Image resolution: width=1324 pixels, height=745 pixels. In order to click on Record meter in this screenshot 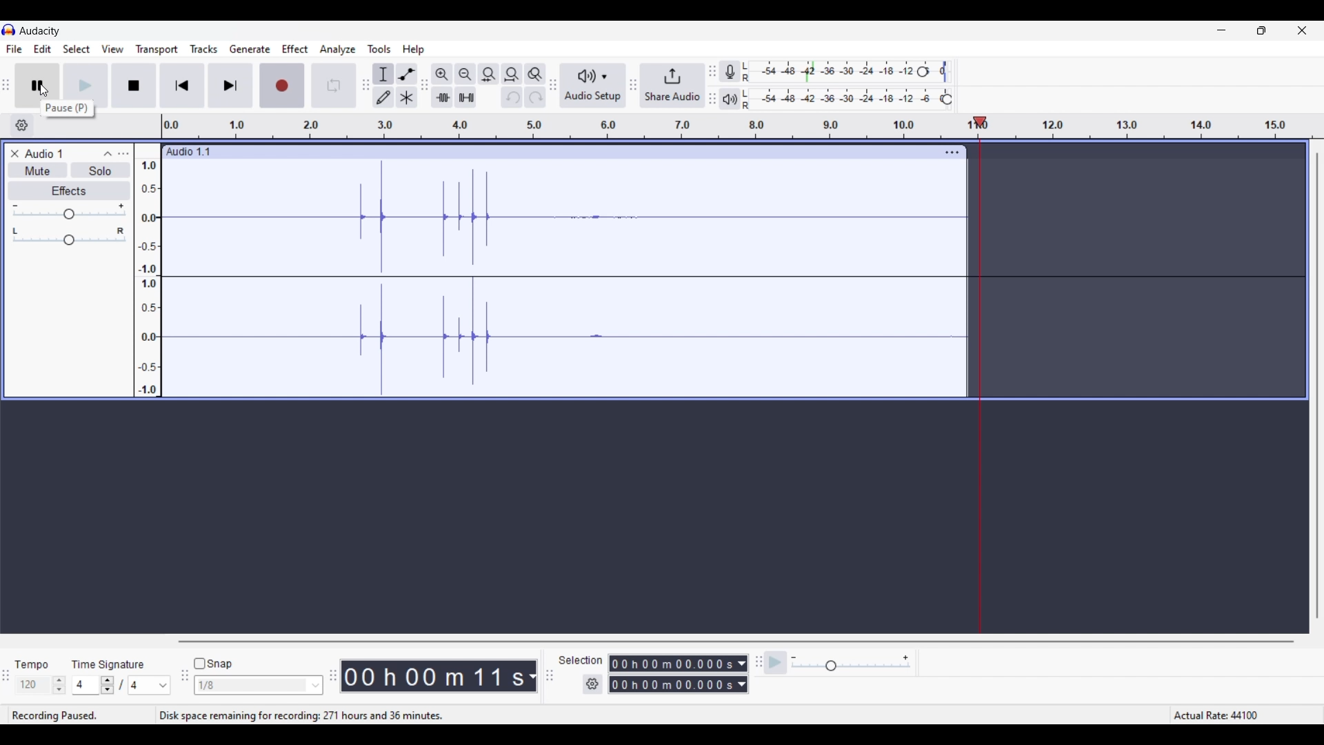, I will do `click(730, 72)`.